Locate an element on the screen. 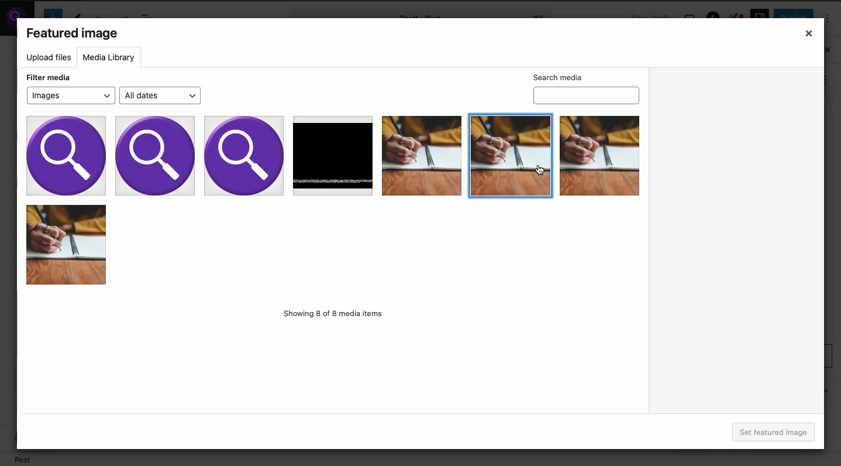 The image size is (841, 466). Image is located at coordinates (421, 155).